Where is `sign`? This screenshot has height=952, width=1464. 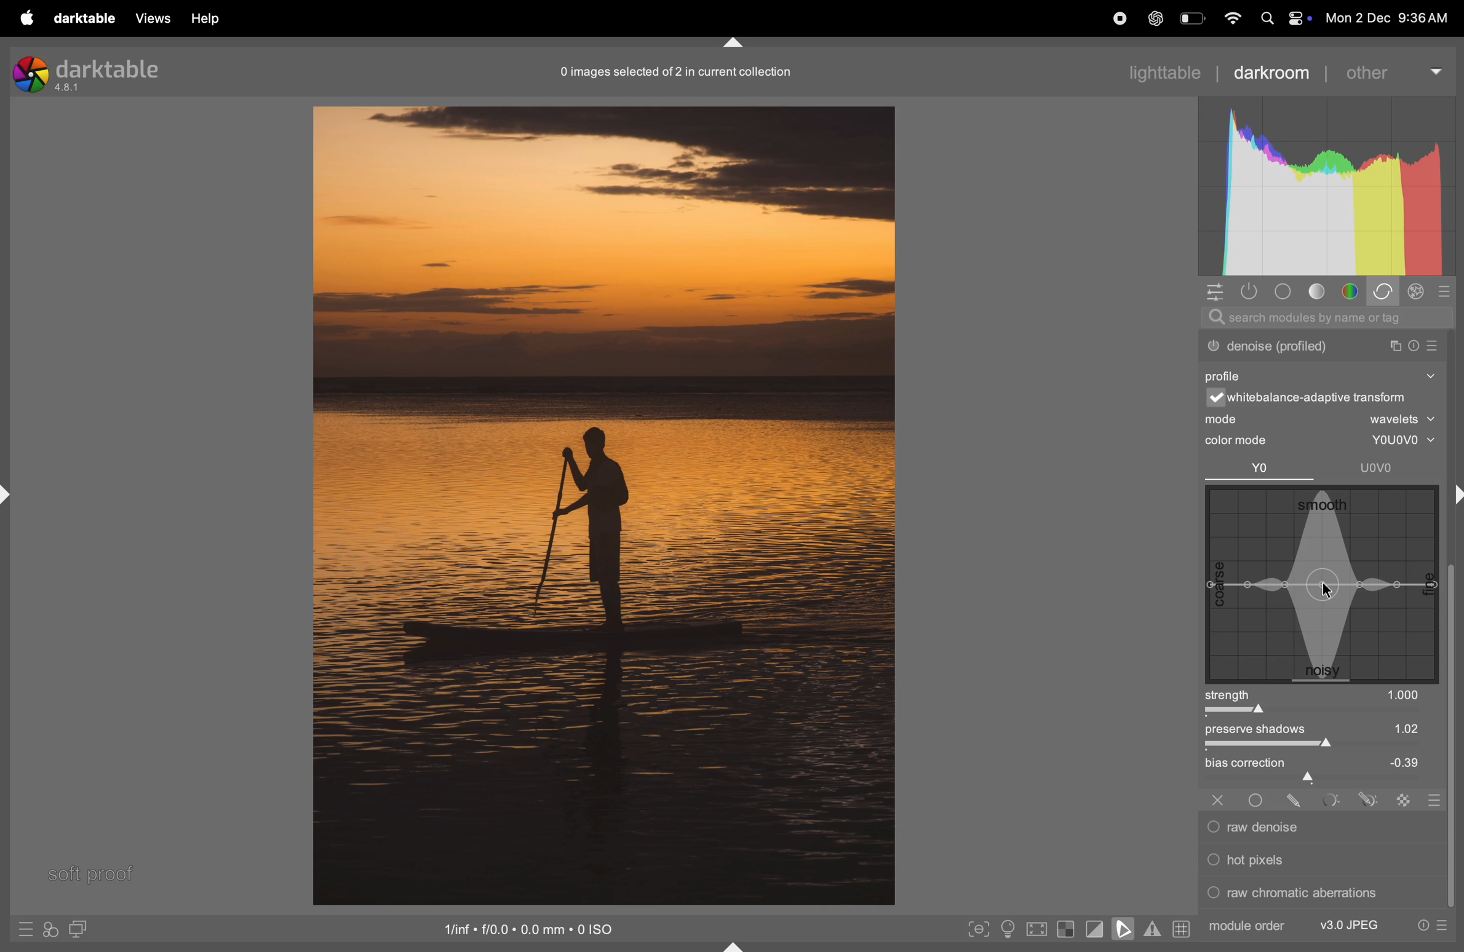 sign is located at coordinates (1366, 799).